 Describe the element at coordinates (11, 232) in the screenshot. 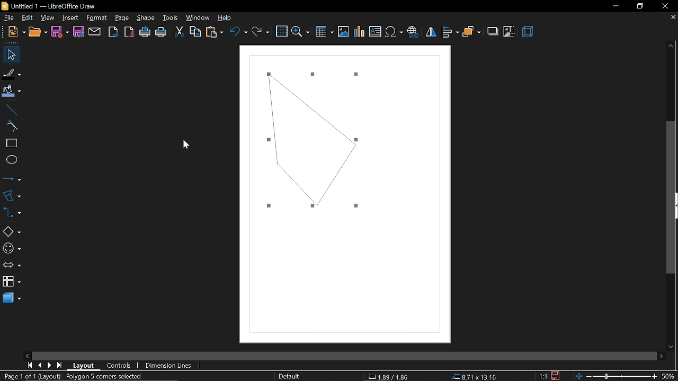

I see `basic shapes` at that location.